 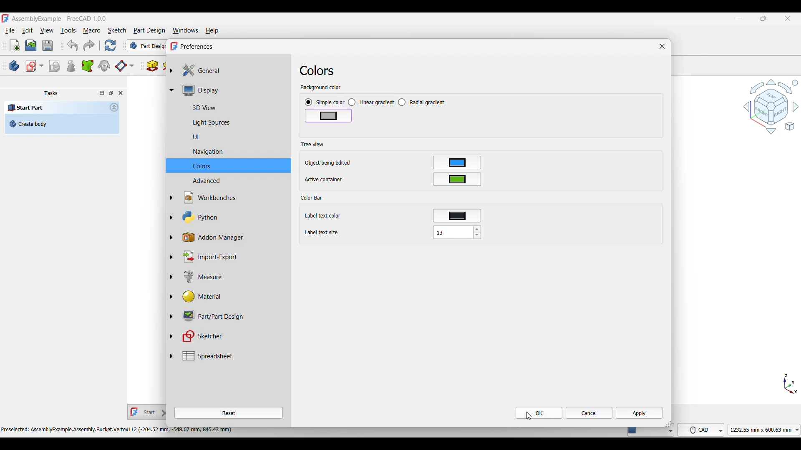 I want to click on Navigation, so click(x=233, y=152).